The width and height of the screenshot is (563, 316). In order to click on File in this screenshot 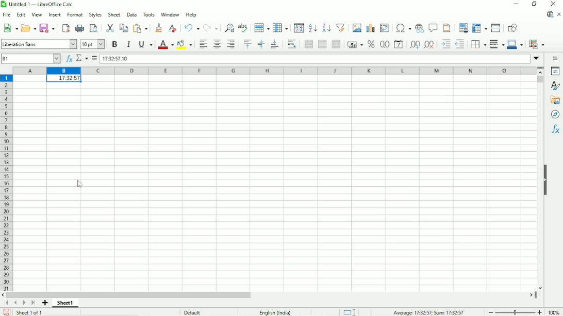, I will do `click(7, 14)`.